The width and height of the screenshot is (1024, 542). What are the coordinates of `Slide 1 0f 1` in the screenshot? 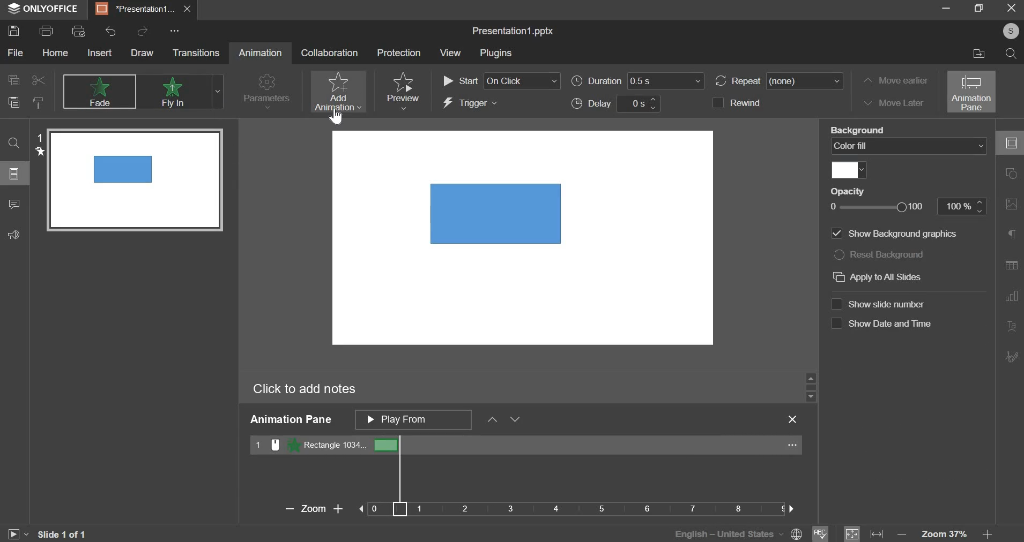 It's located at (50, 534).